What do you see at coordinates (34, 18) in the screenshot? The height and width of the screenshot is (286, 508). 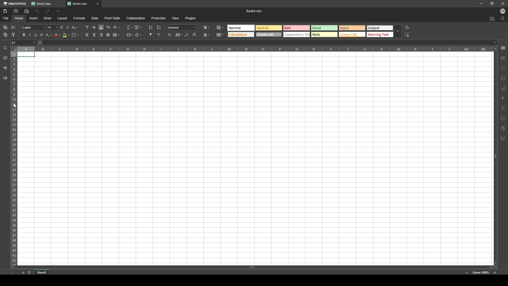 I see `insert` at bounding box center [34, 18].